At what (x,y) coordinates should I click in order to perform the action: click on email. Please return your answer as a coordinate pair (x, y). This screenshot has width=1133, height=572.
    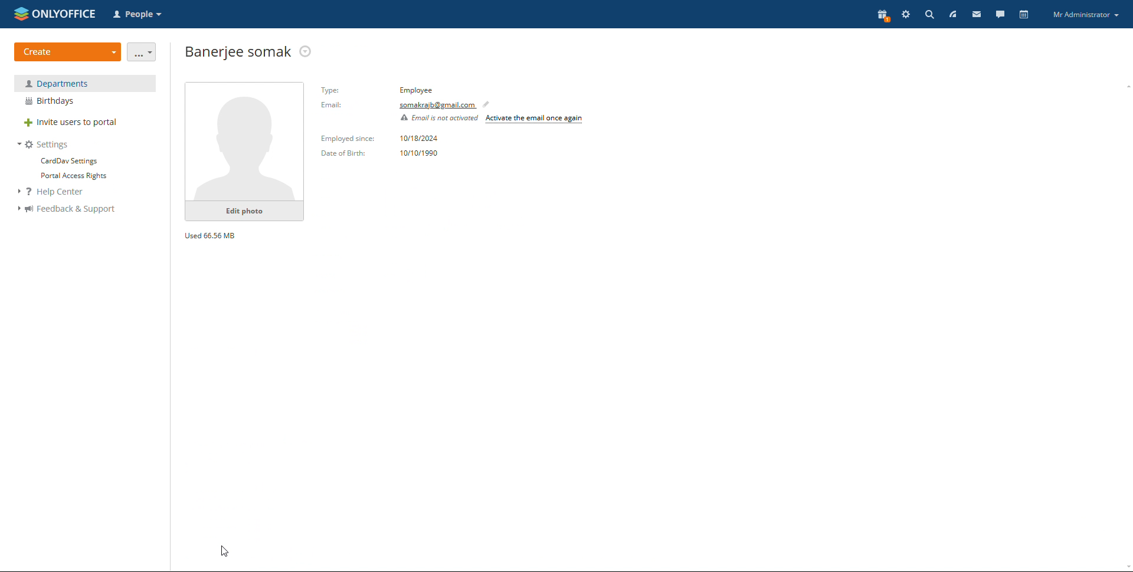
    Looking at the image, I should click on (335, 106).